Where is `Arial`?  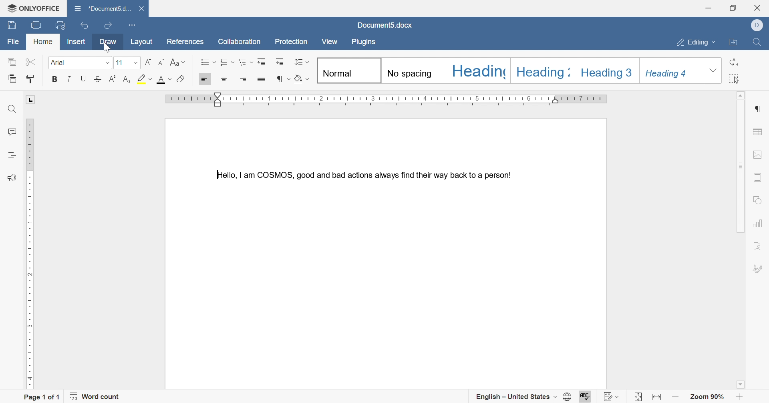
Arial is located at coordinates (80, 63).